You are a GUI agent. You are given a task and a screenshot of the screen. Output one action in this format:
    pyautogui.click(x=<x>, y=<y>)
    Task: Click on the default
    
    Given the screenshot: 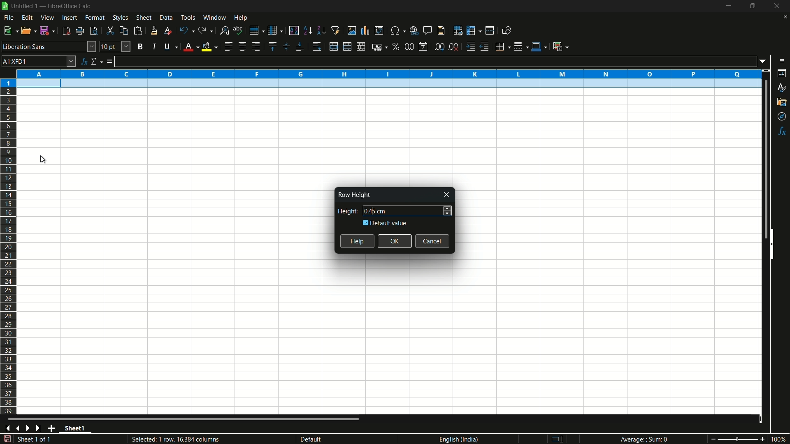 What is the action you would take?
    pyautogui.click(x=324, y=439)
    